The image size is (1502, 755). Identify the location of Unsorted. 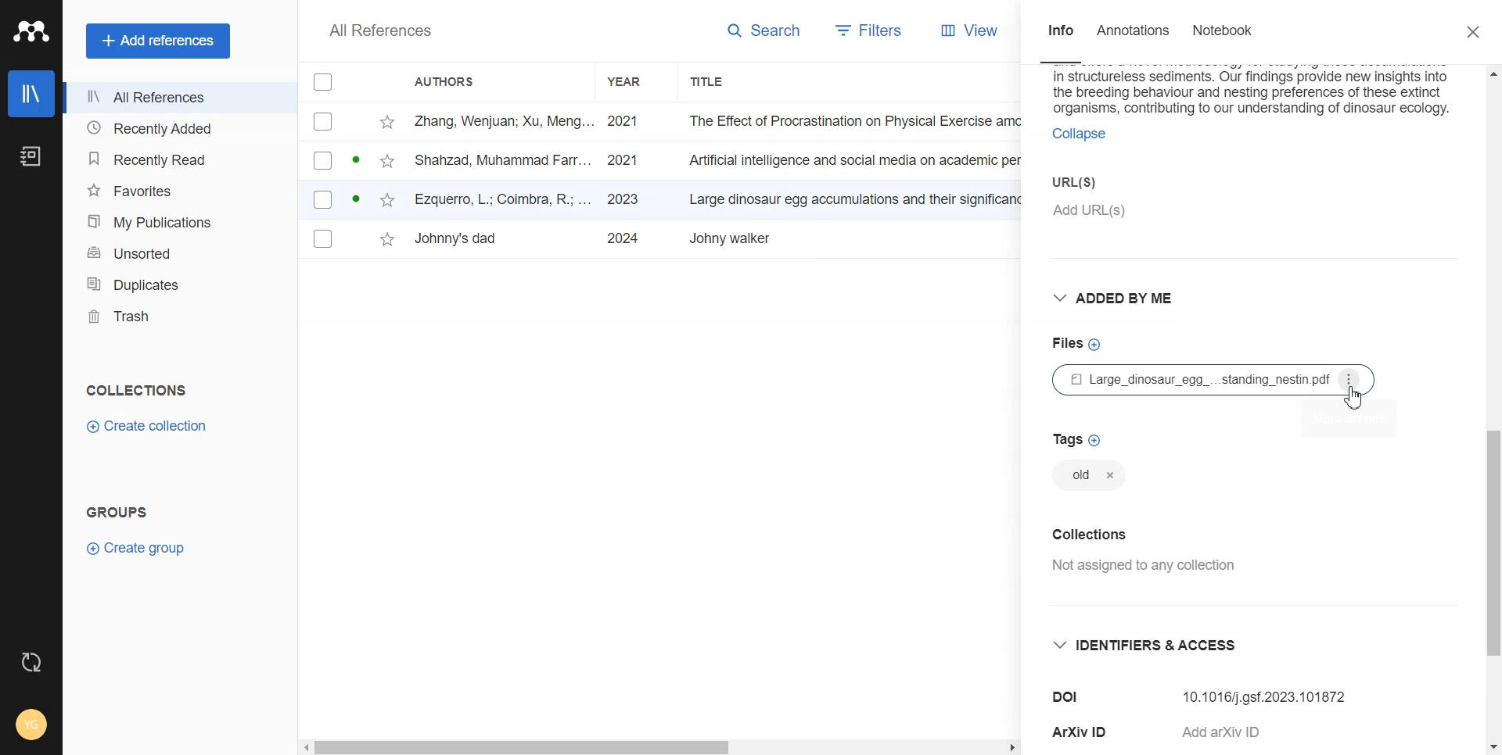
(171, 252).